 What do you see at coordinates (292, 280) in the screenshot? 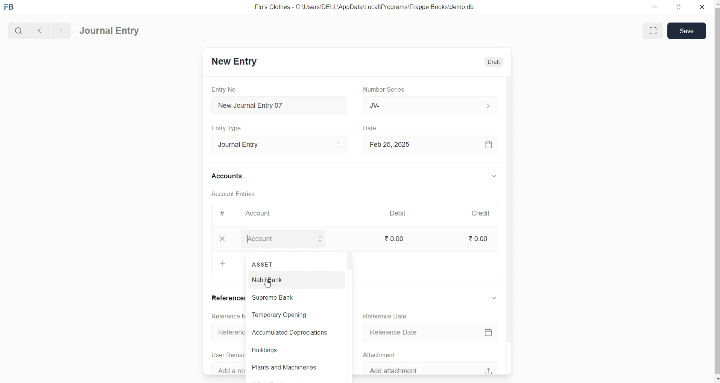
I see `Nabil Bank` at bounding box center [292, 280].